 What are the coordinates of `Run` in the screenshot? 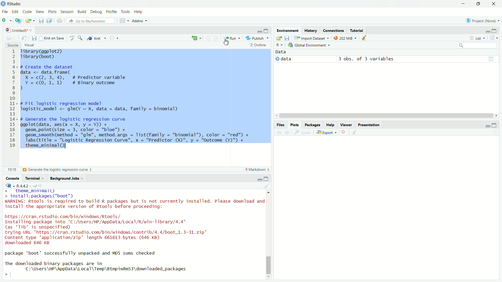 It's located at (232, 38).